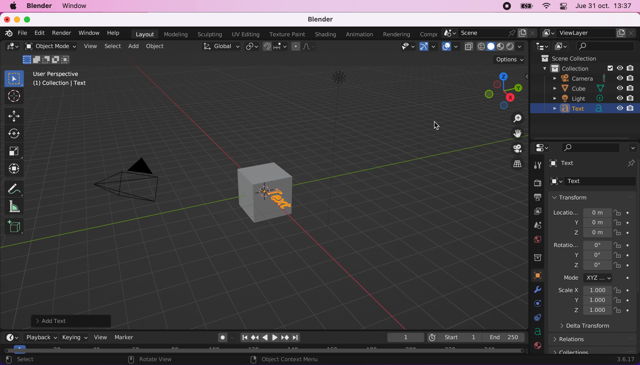  I want to click on wifi, so click(546, 6).